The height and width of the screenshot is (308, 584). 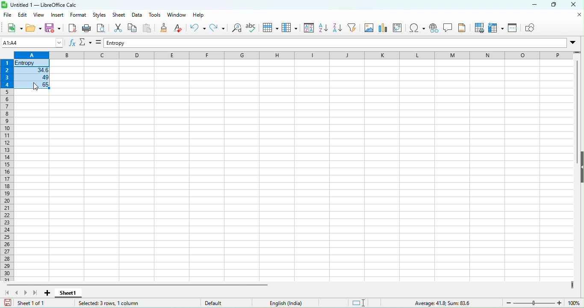 What do you see at coordinates (119, 16) in the screenshot?
I see `sheet` at bounding box center [119, 16].